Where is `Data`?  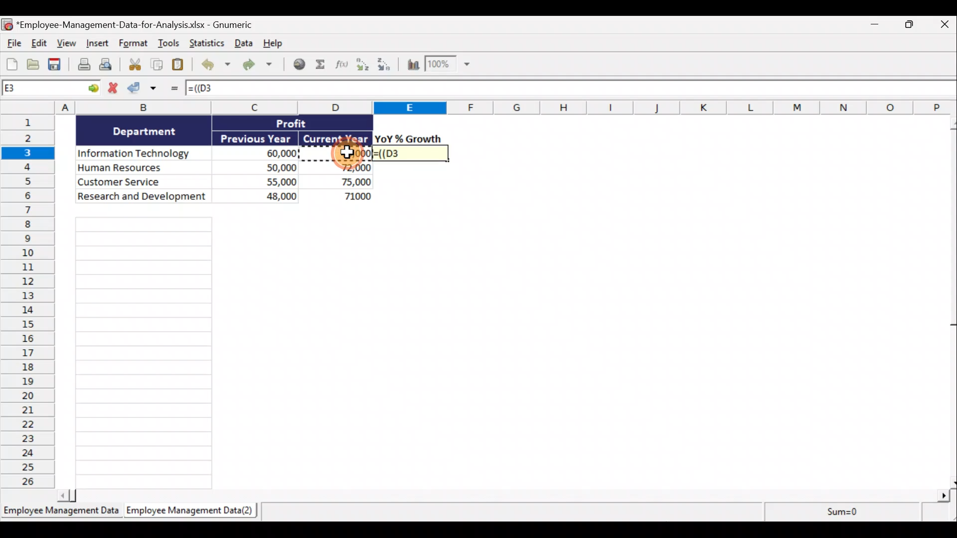
Data is located at coordinates (242, 44).